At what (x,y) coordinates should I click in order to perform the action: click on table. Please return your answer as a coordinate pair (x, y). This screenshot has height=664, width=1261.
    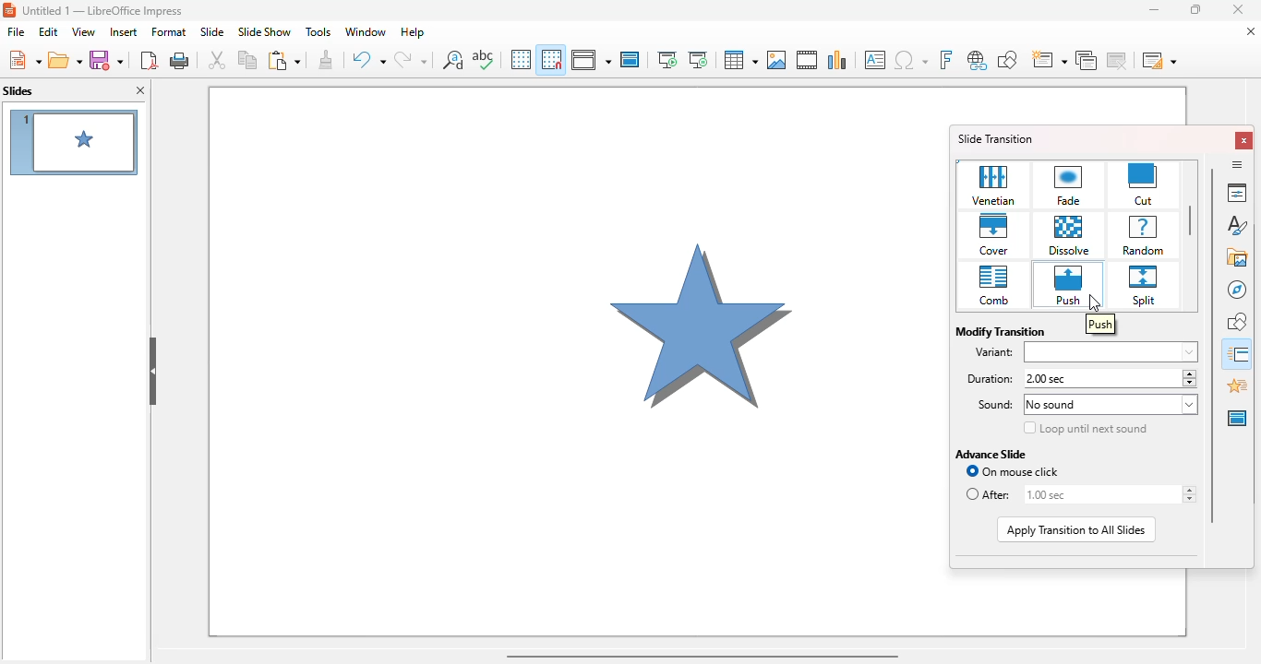
    Looking at the image, I should click on (739, 59).